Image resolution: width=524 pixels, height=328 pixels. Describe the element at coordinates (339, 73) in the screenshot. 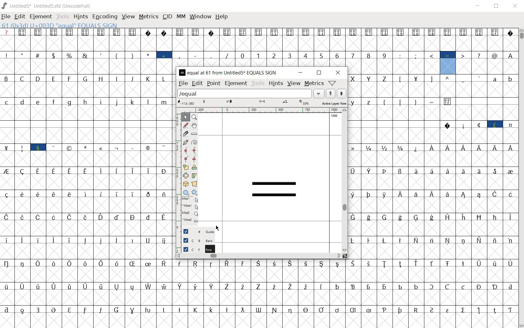

I see `close` at that location.